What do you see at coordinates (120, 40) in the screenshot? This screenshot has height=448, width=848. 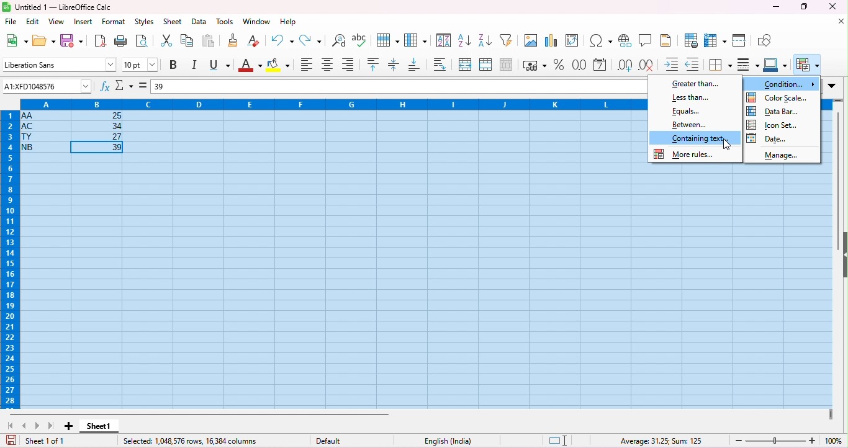 I see `print` at bounding box center [120, 40].